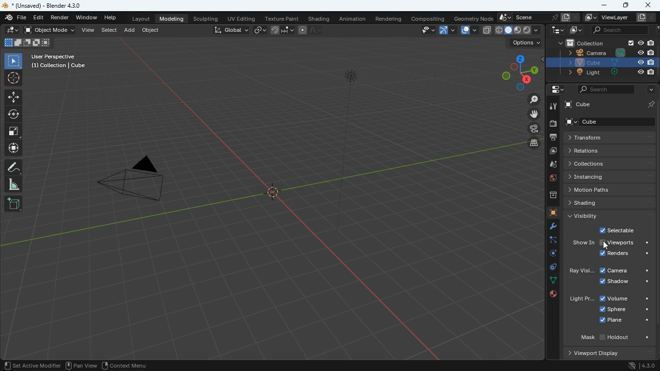  What do you see at coordinates (130, 31) in the screenshot?
I see `add` at bounding box center [130, 31].